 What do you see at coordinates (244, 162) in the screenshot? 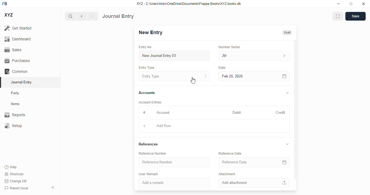
I see `reference date` at bounding box center [244, 162].